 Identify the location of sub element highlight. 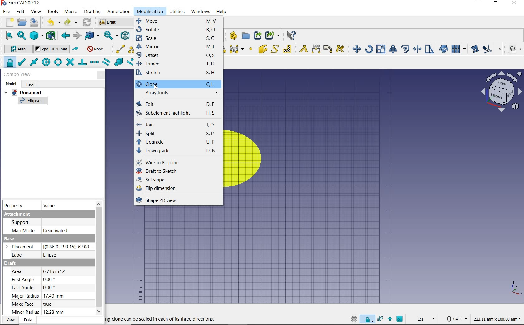
(491, 49).